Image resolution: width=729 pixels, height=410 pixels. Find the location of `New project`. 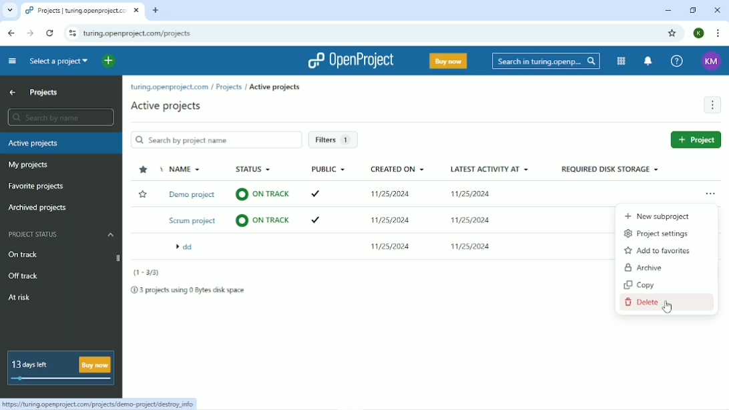

New project is located at coordinates (694, 139).